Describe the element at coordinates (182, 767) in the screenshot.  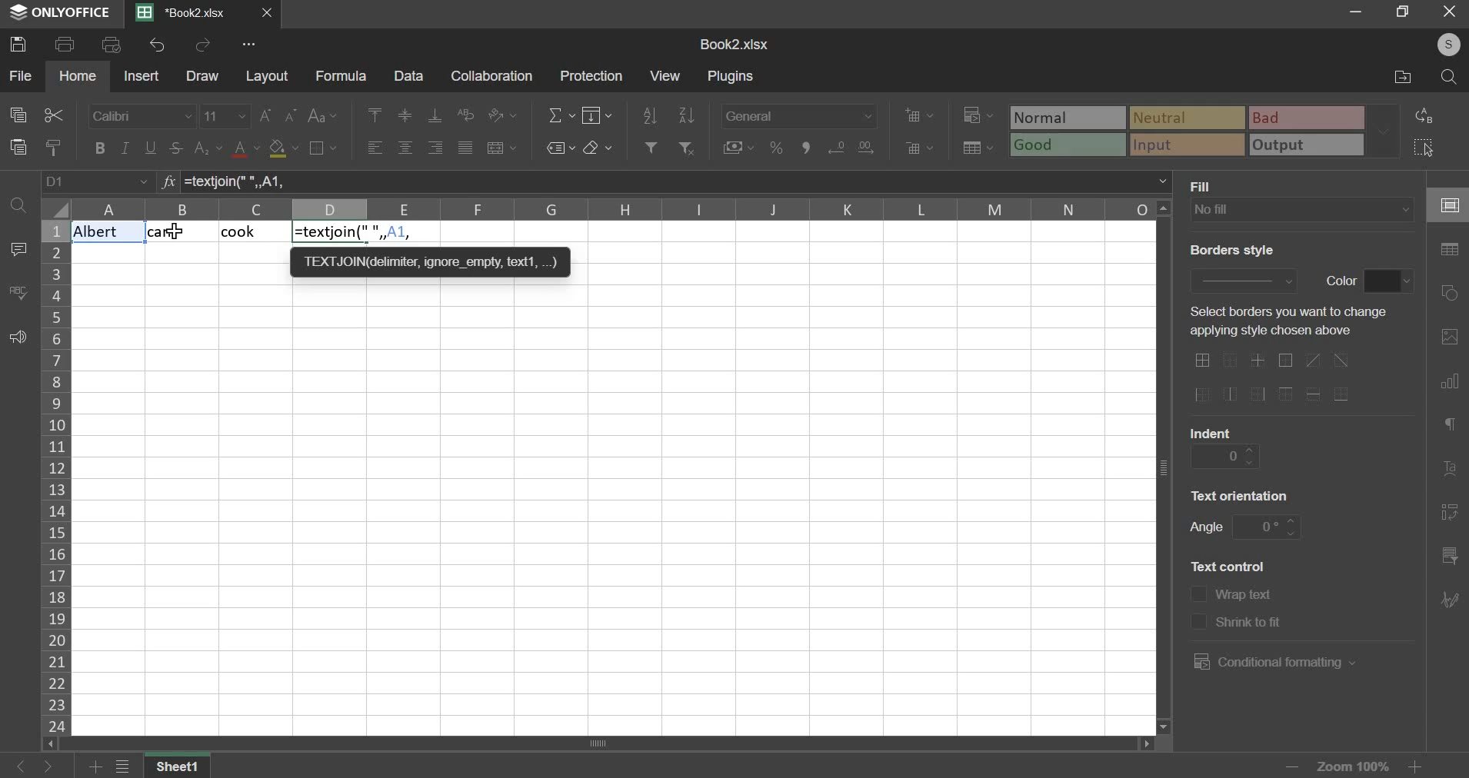
I see `sheet name` at that location.